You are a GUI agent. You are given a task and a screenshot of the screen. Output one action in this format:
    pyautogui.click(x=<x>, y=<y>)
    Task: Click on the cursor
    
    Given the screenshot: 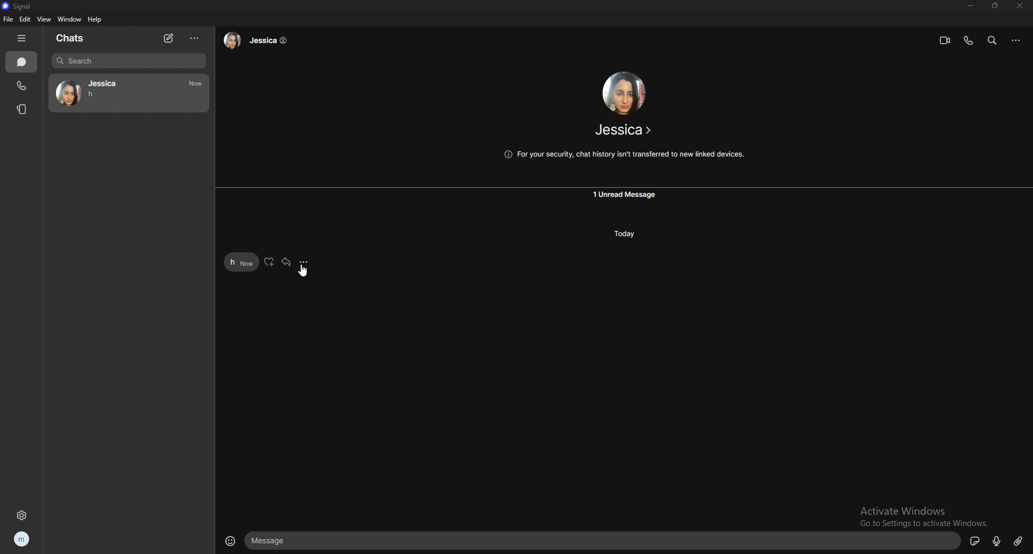 What is the action you would take?
    pyautogui.click(x=303, y=271)
    